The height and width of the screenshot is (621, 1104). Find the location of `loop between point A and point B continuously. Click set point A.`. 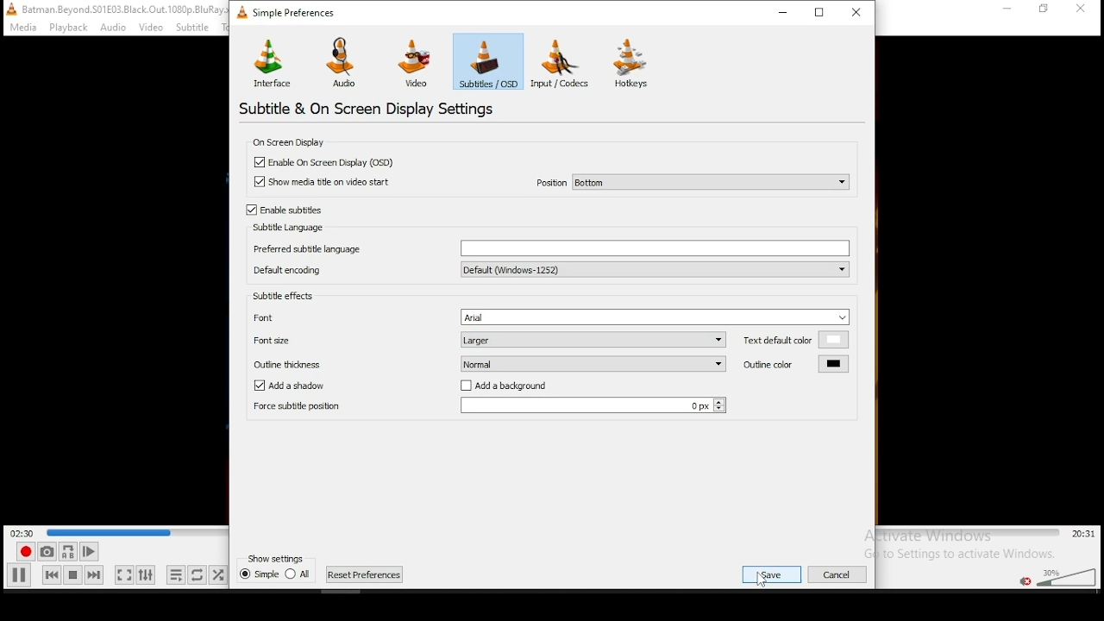

loop between point A and point B continuously. Click set point A. is located at coordinates (67, 552).